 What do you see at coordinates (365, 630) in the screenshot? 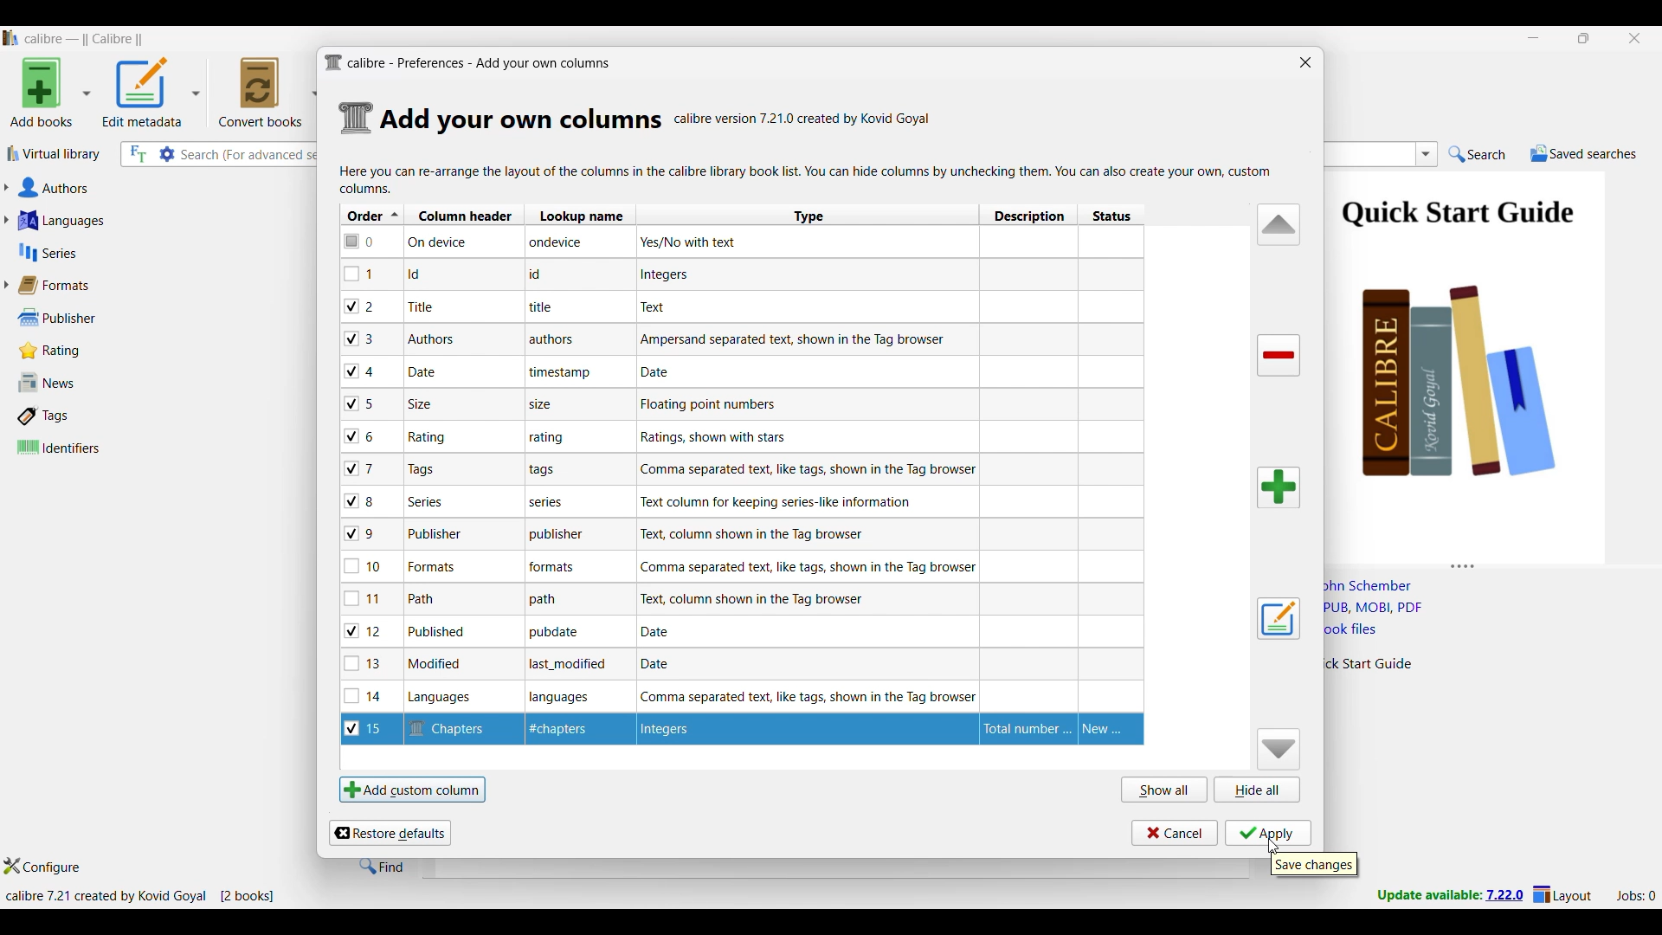
I see `checkbox - 12` at bounding box center [365, 630].